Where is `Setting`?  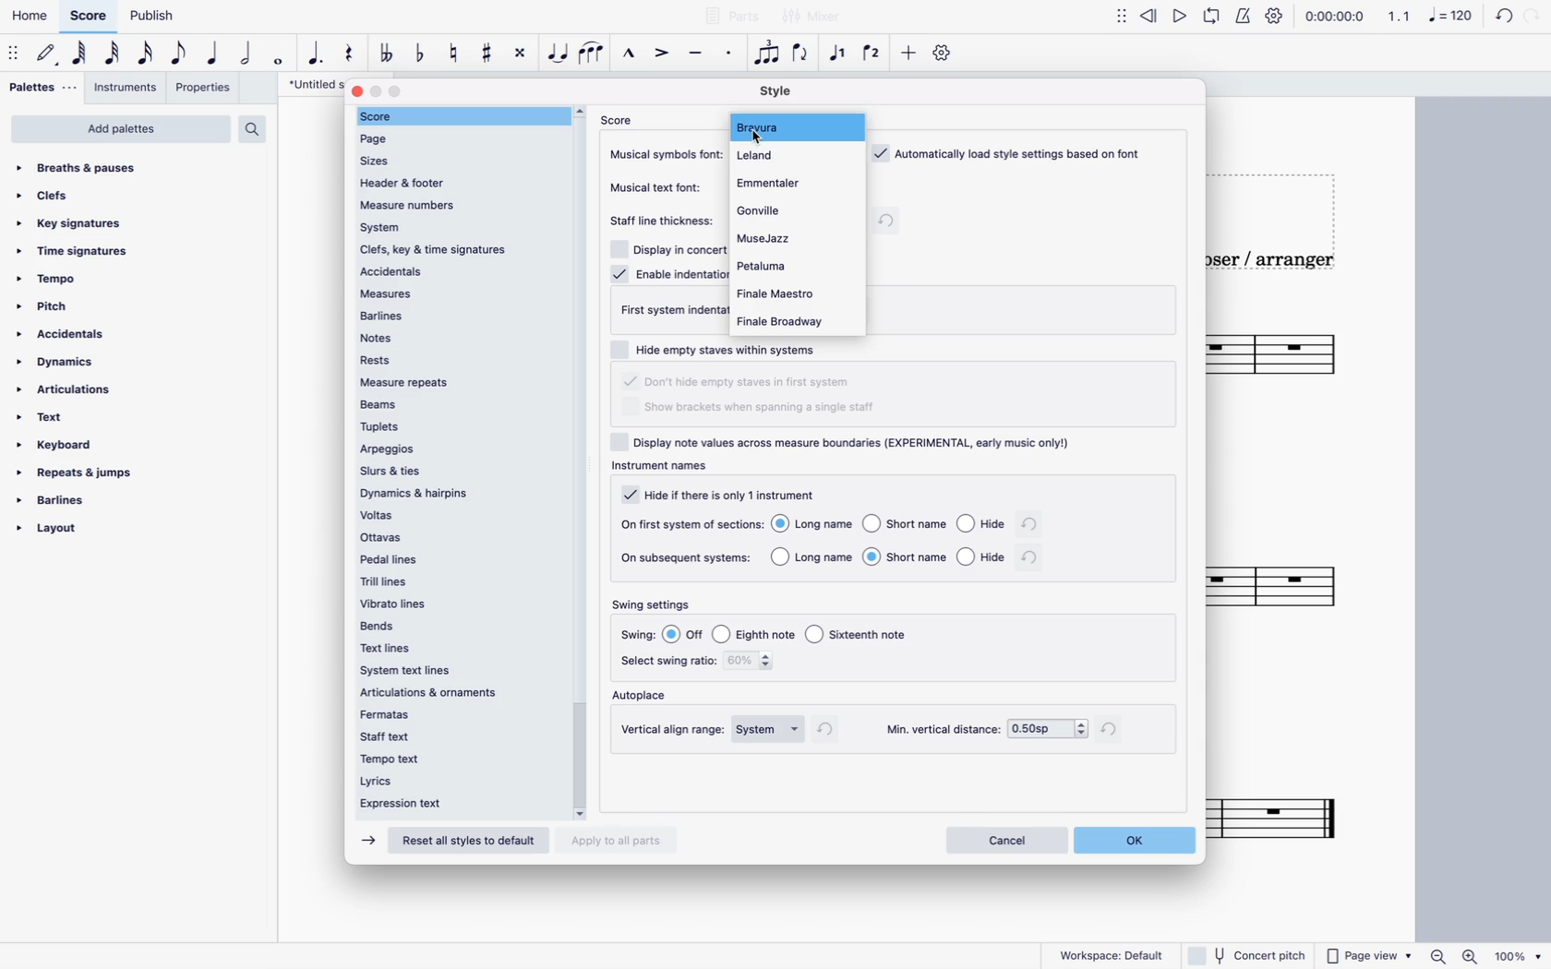 Setting is located at coordinates (1276, 15).